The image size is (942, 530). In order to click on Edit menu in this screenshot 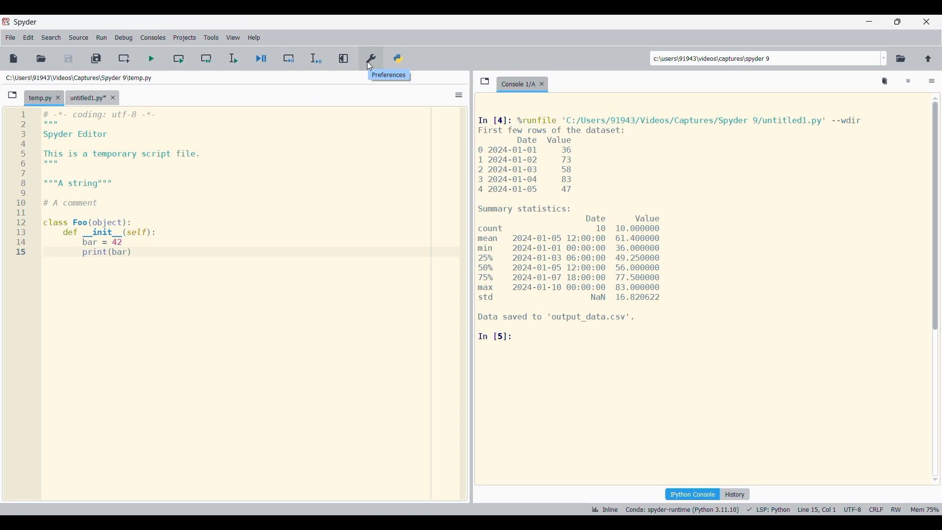, I will do `click(29, 38)`.